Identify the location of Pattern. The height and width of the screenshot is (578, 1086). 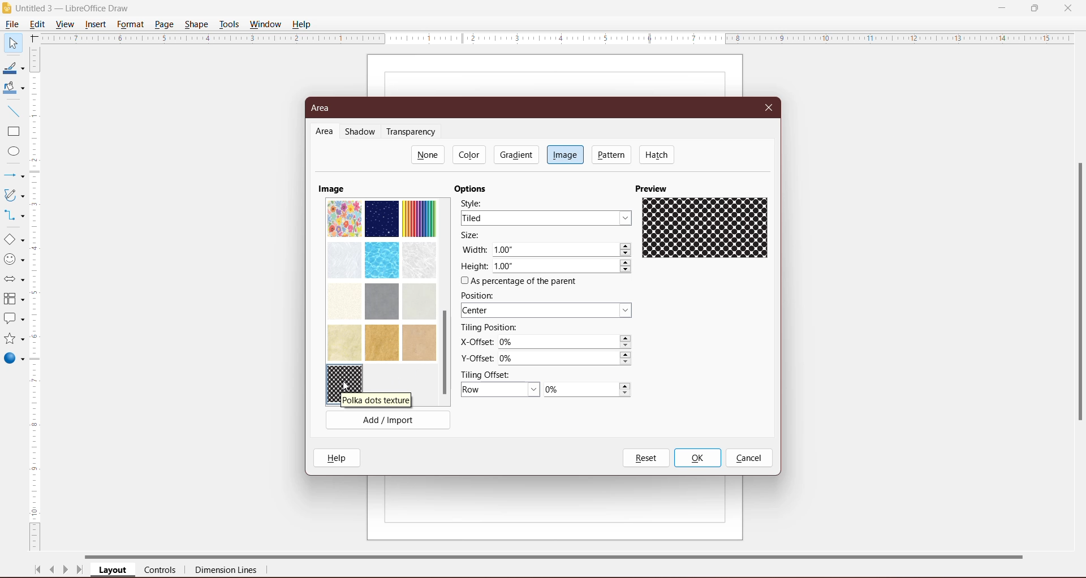
(612, 154).